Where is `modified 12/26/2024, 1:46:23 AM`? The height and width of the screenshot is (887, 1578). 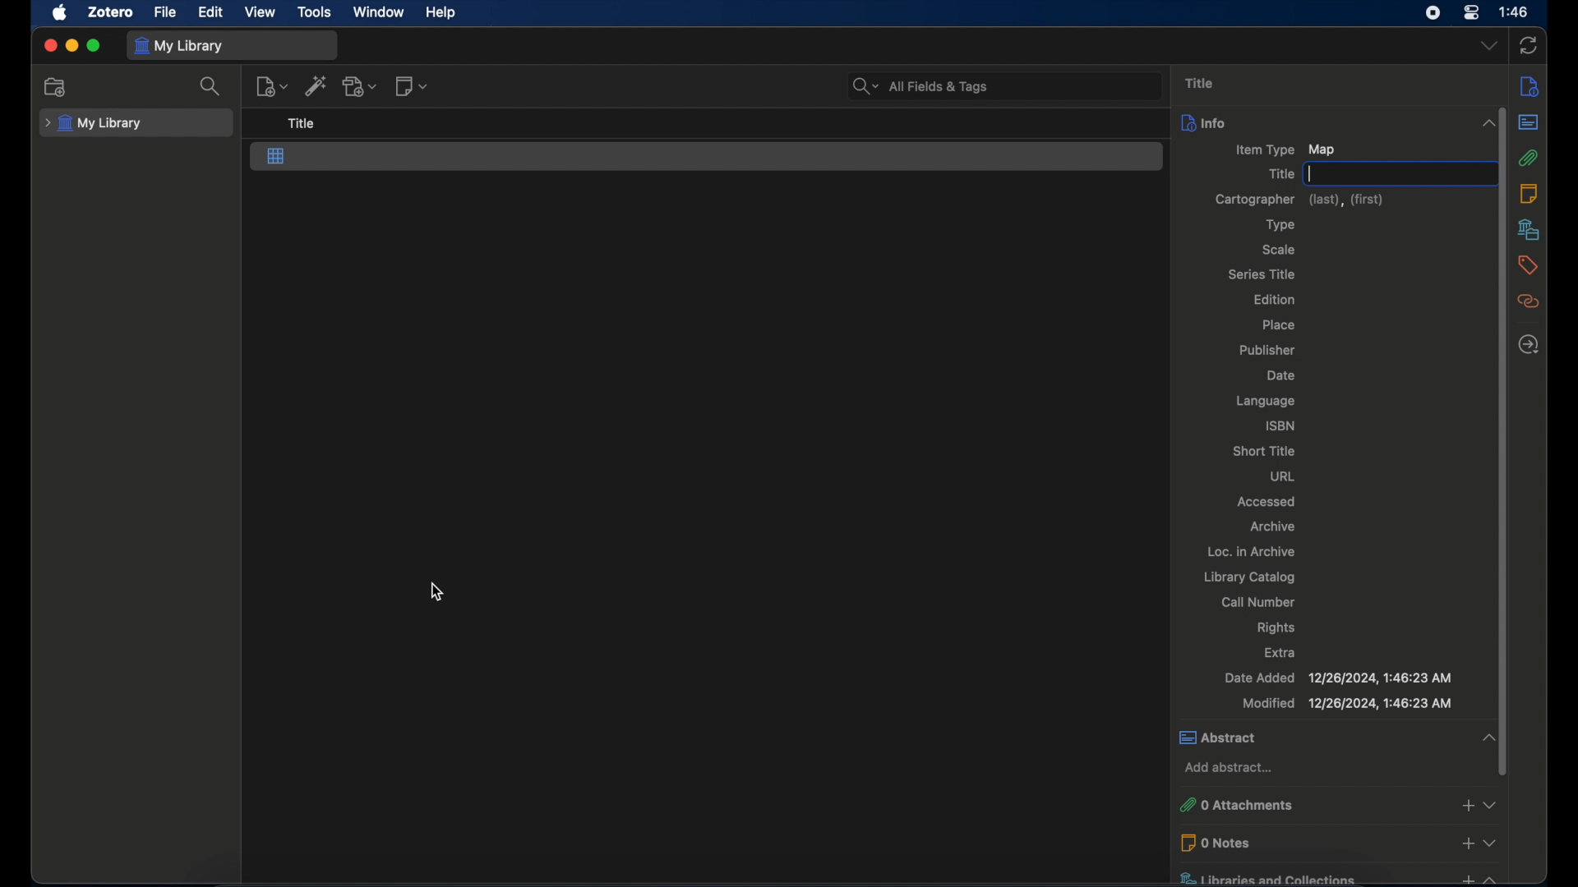
modified 12/26/2024, 1:46:23 AM is located at coordinates (1345, 703).